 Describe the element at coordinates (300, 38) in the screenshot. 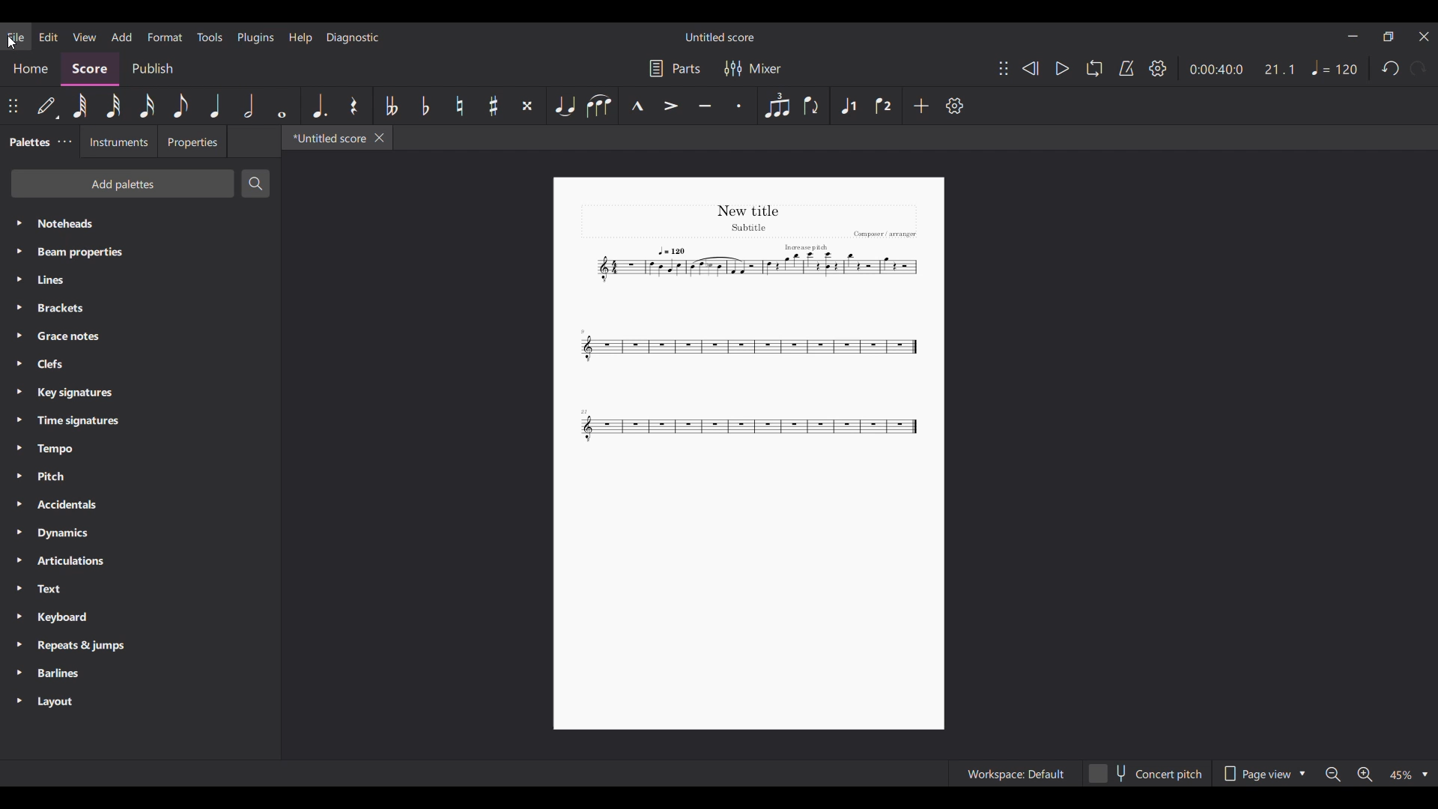

I see `Help menu` at that location.